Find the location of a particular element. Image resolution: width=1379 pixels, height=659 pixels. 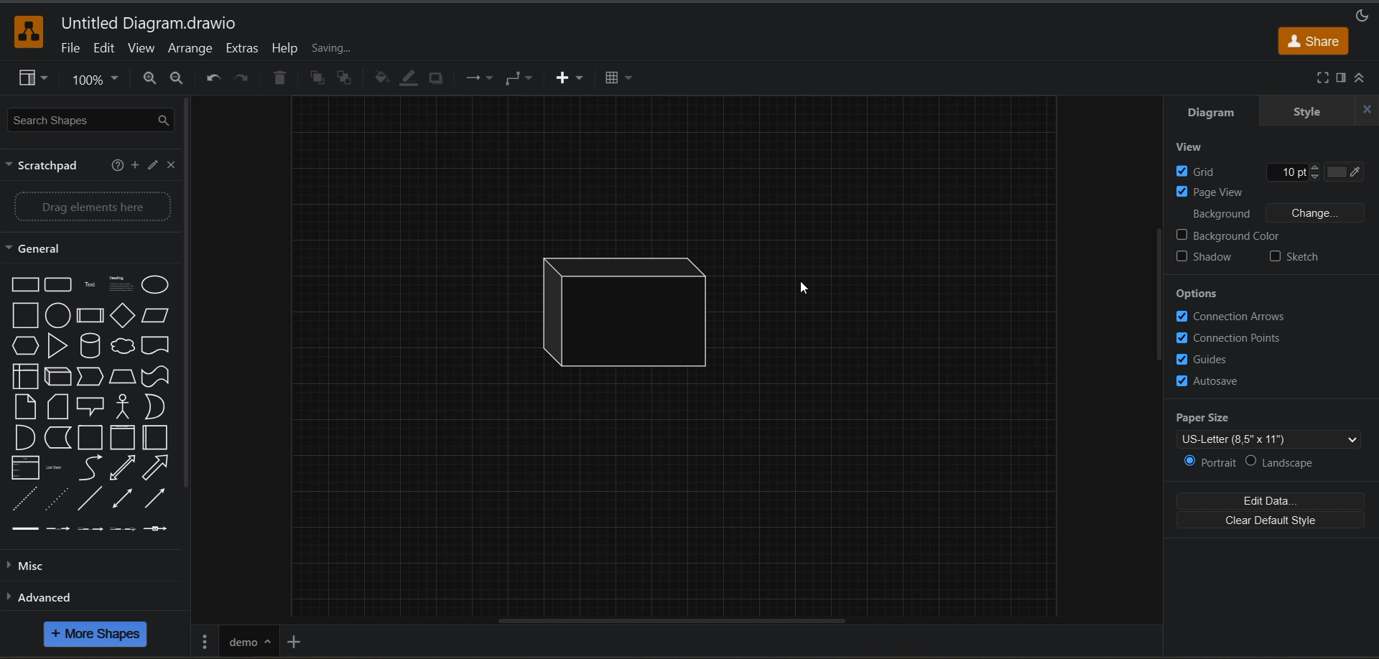

advanced is located at coordinates (43, 597).